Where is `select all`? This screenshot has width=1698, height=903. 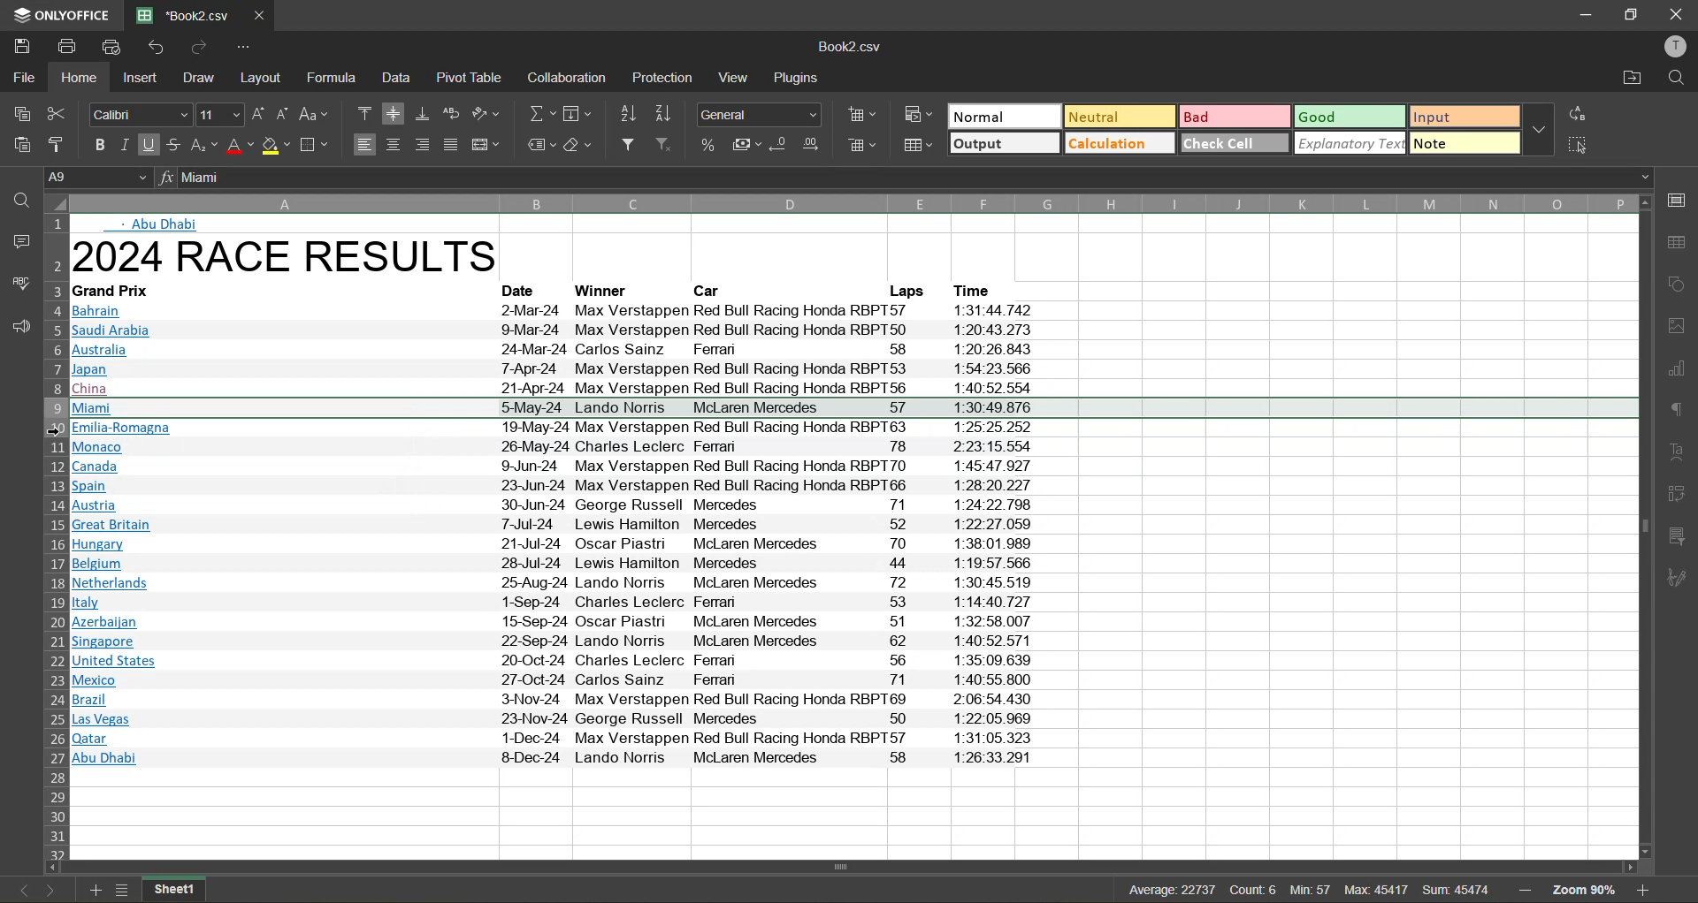
select all is located at coordinates (1579, 145).